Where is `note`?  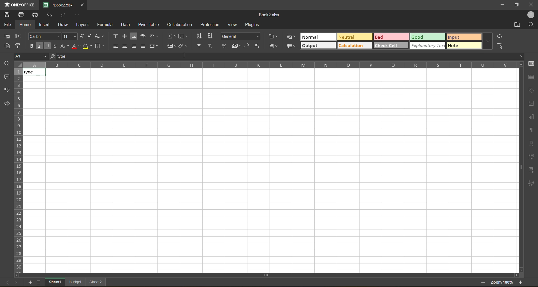
note is located at coordinates (464, 45).